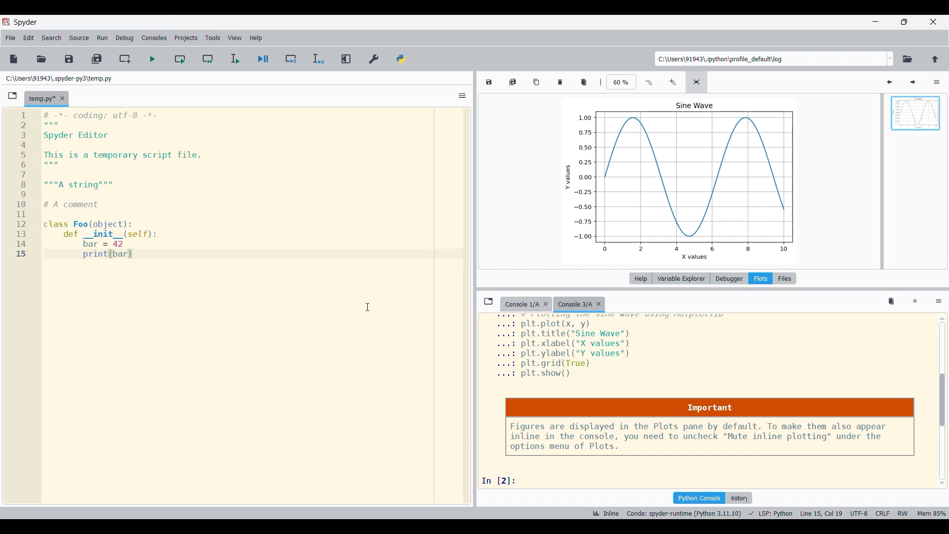 Image resolution: width=949 pixels, height=534 pixels. Describe the element at coordinates (877, 21) in the screenshot. I see `Minimize` at that location.